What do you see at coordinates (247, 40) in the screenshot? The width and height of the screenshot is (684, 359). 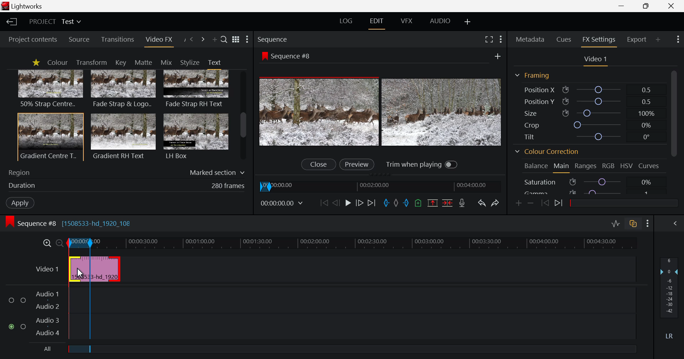 I see `Show Settings` at bounding box center [247, 40].